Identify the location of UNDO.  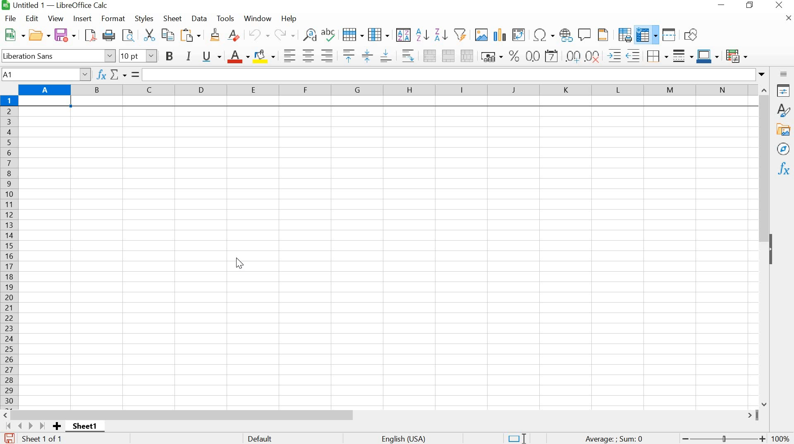
(260, 35).